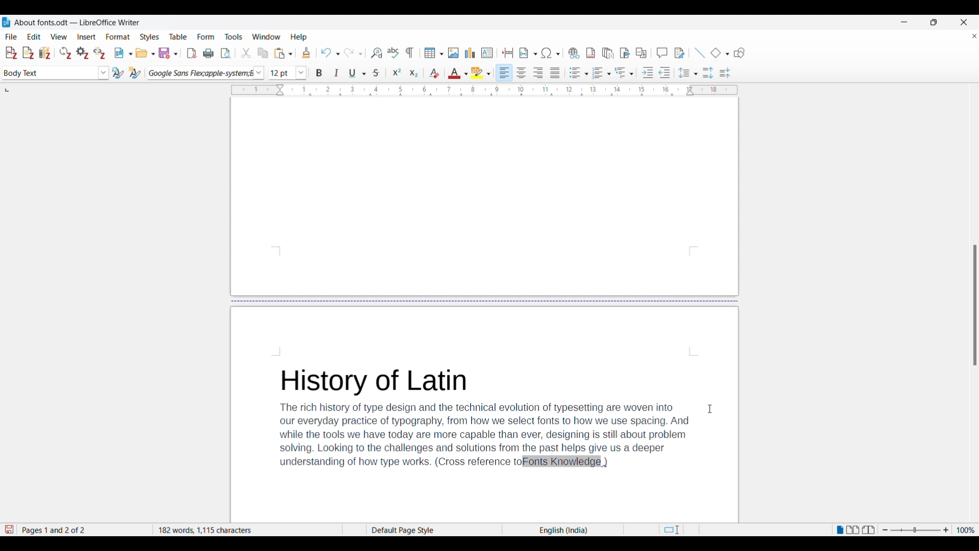 This screenshot has height=551, width=979. What do you see at coordinates (149, 37) in the screenshot?
I see `Styles menu` at bounding box center [149, 37].